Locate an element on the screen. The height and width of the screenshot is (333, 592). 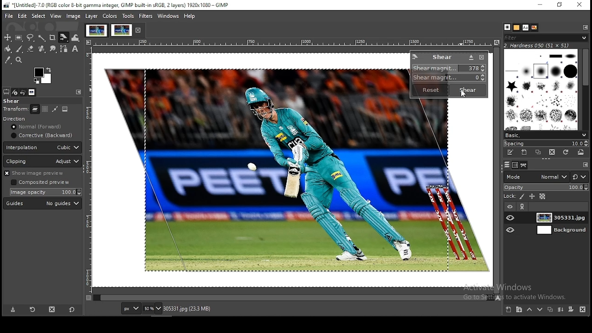
document history is located at coordinates (533, 28).